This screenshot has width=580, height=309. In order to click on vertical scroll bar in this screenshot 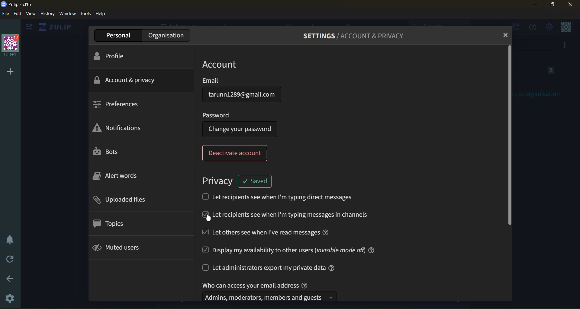, I will do `click(508, 136)`.